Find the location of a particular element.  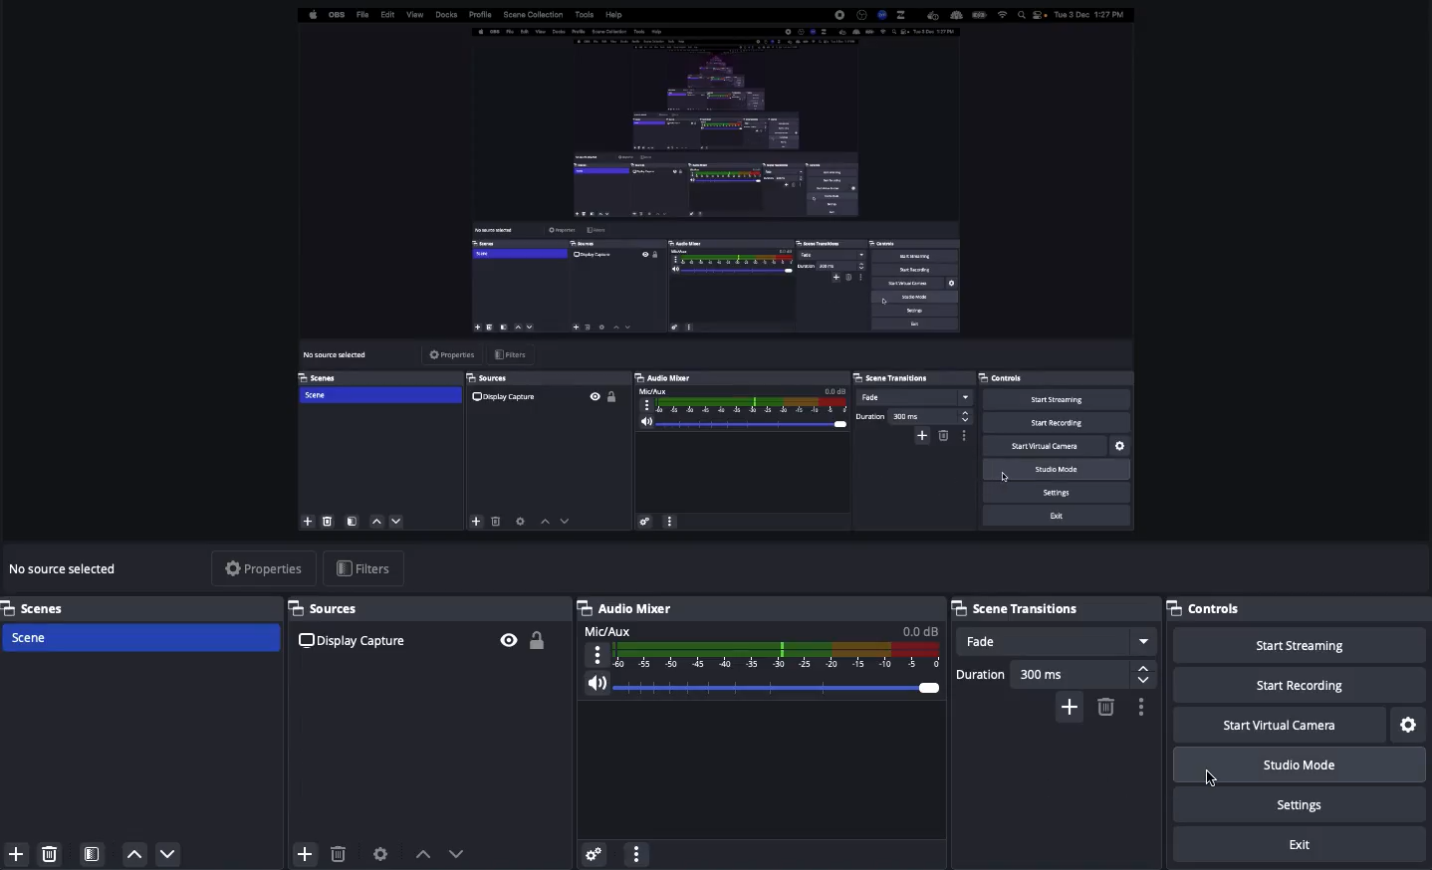

move down is located at coordinates (170, 854).